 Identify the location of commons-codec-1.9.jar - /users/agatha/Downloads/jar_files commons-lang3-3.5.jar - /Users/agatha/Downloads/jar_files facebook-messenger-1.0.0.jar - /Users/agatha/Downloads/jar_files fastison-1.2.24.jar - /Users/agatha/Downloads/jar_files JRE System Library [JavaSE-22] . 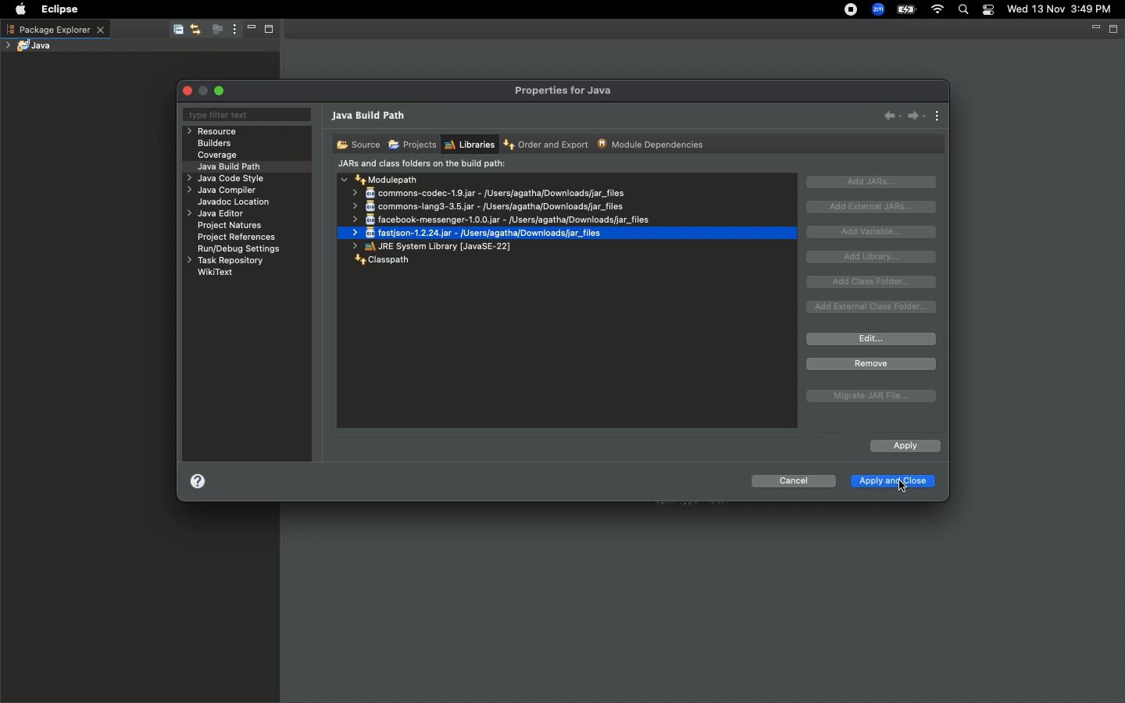
(568, 218).